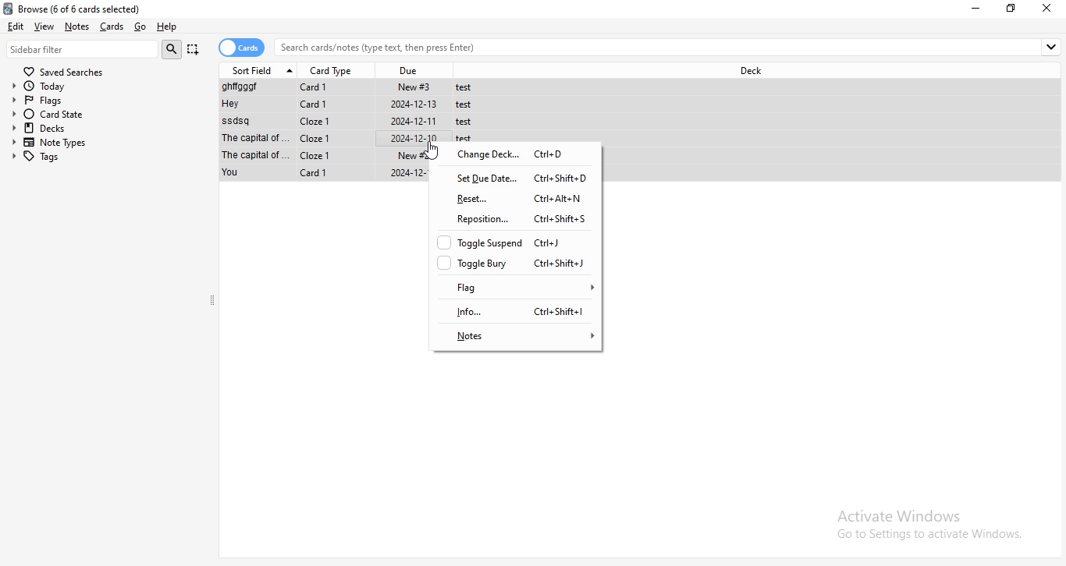 This screenshot has height=566, width=1066. What do you see at coordinates (102, 87) in the screenshot?
I see `today` at bounding box center [102, 87].